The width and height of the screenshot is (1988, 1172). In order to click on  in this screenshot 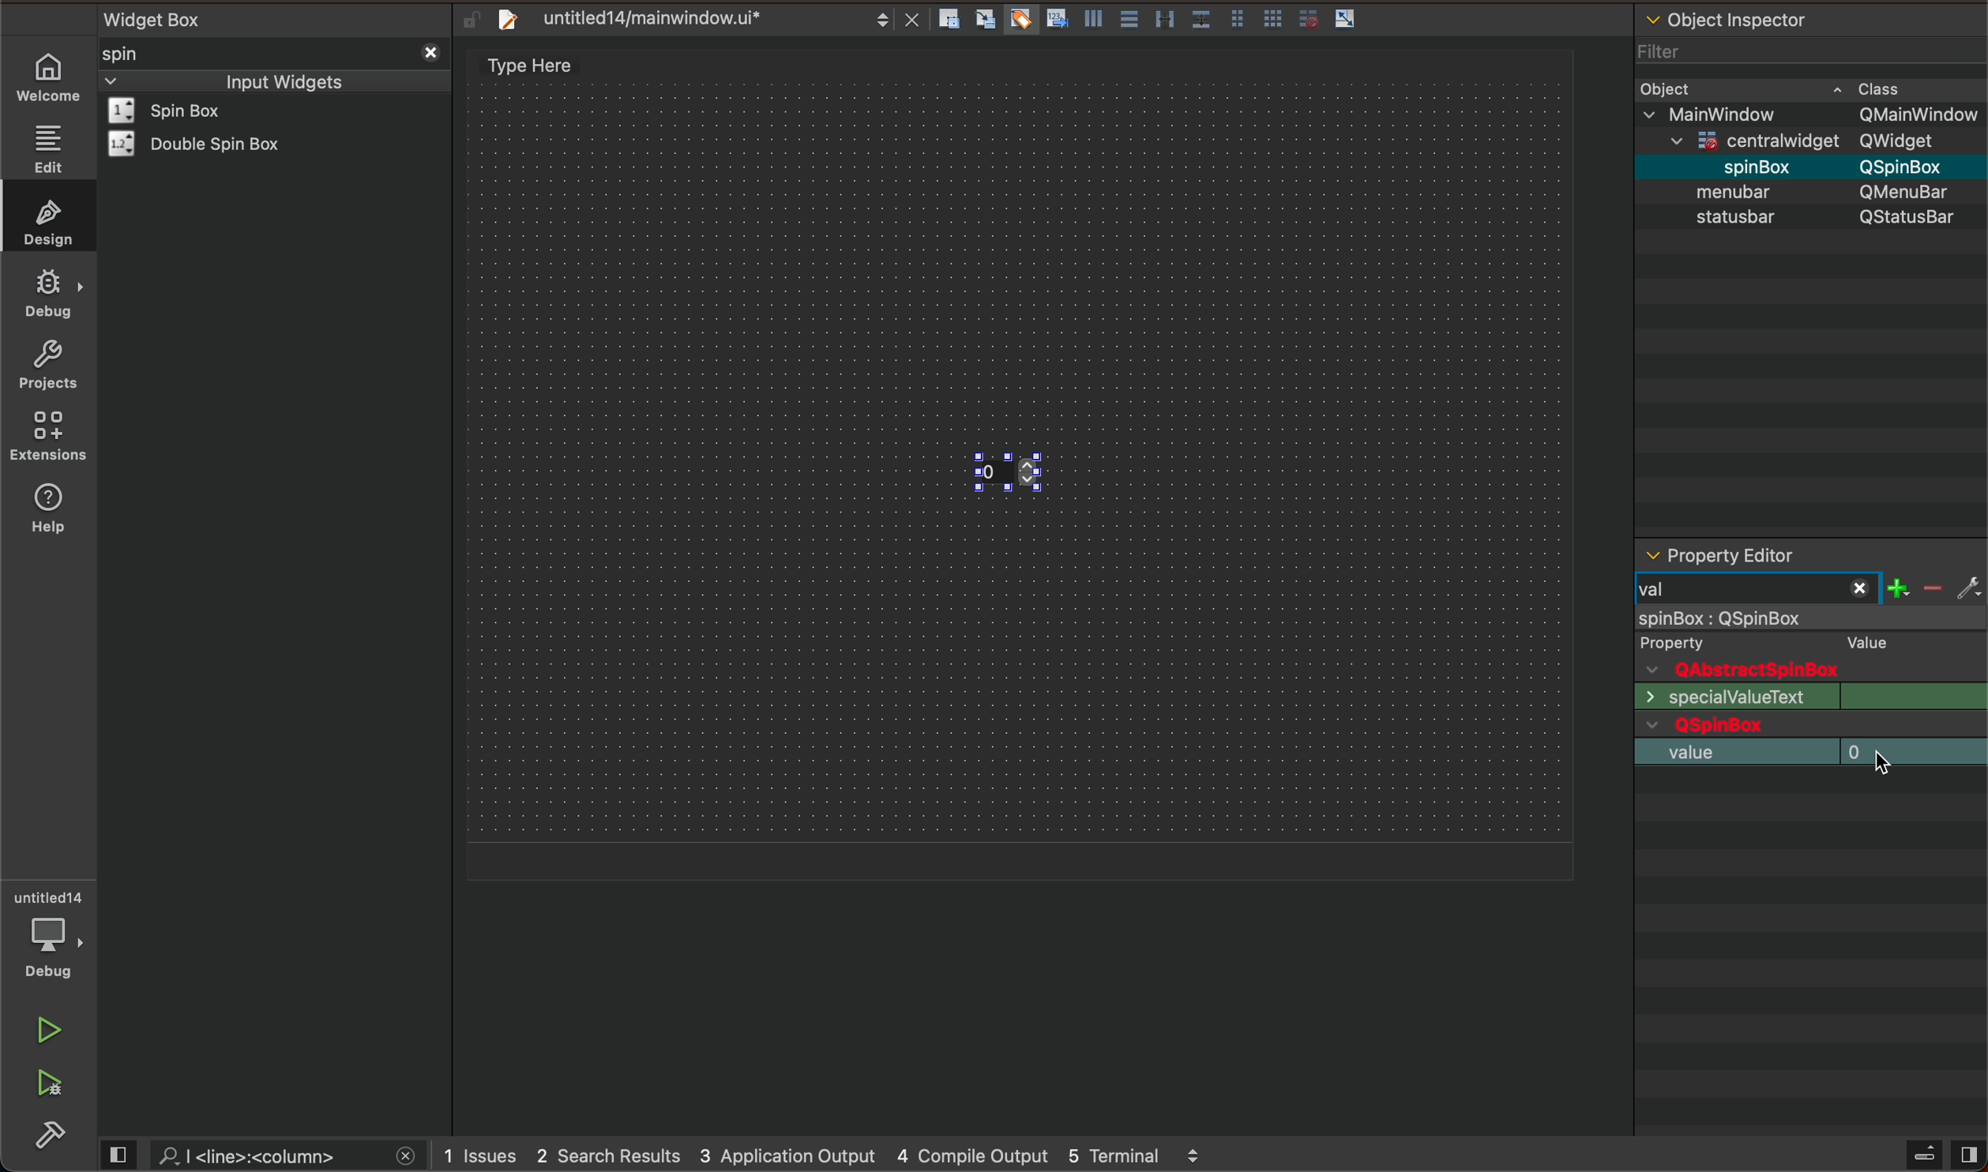, I will do `click(1917, 115)`.